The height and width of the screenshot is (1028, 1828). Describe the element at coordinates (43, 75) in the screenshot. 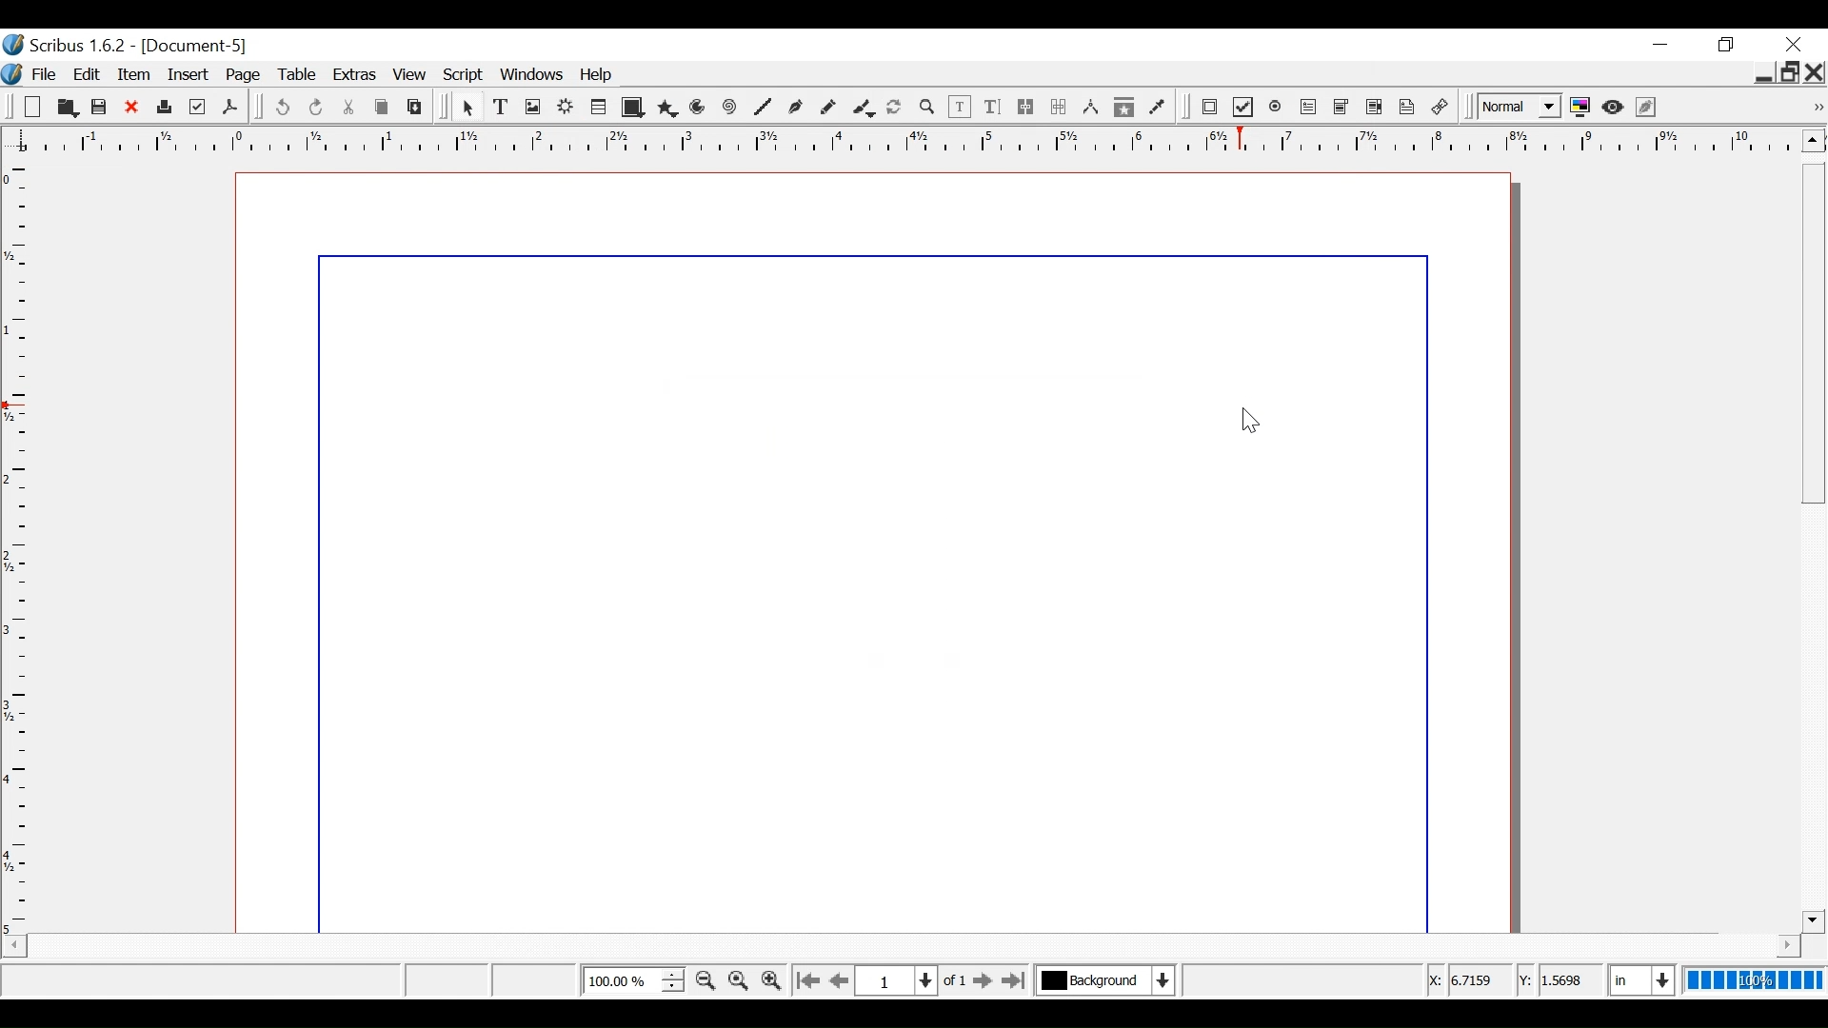

I see `File` at that location.